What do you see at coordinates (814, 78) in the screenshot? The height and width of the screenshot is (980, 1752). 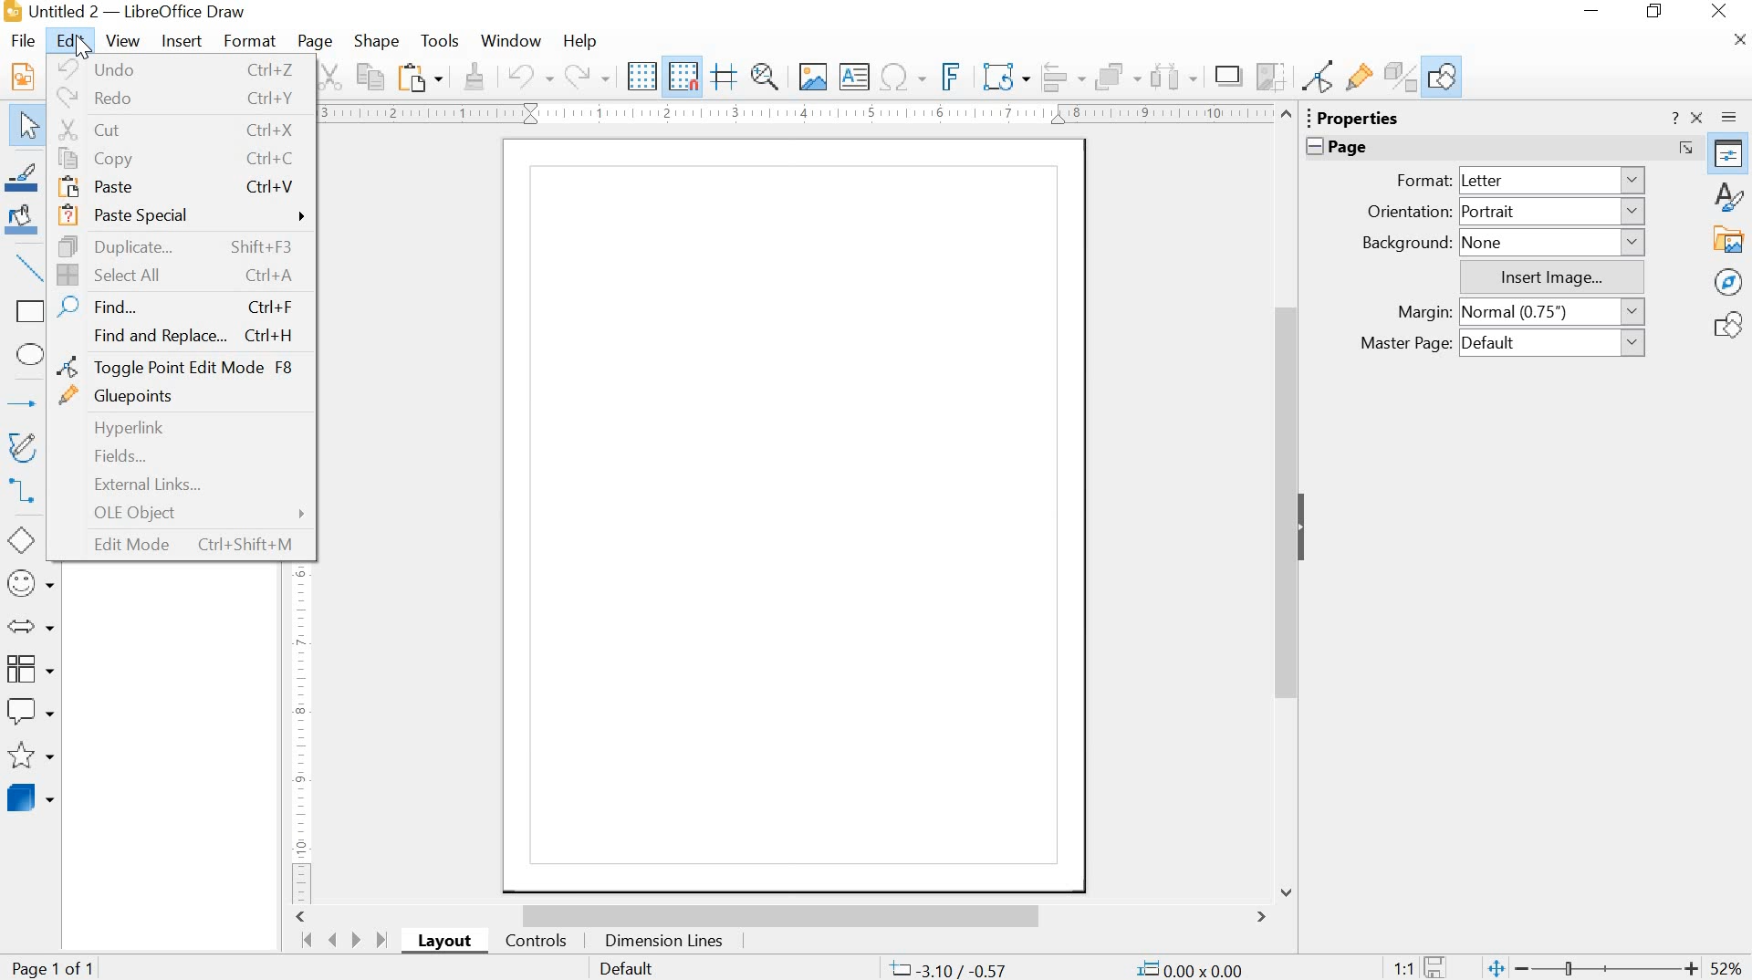 I see `Insert Image` at bounding box center [814, 78].